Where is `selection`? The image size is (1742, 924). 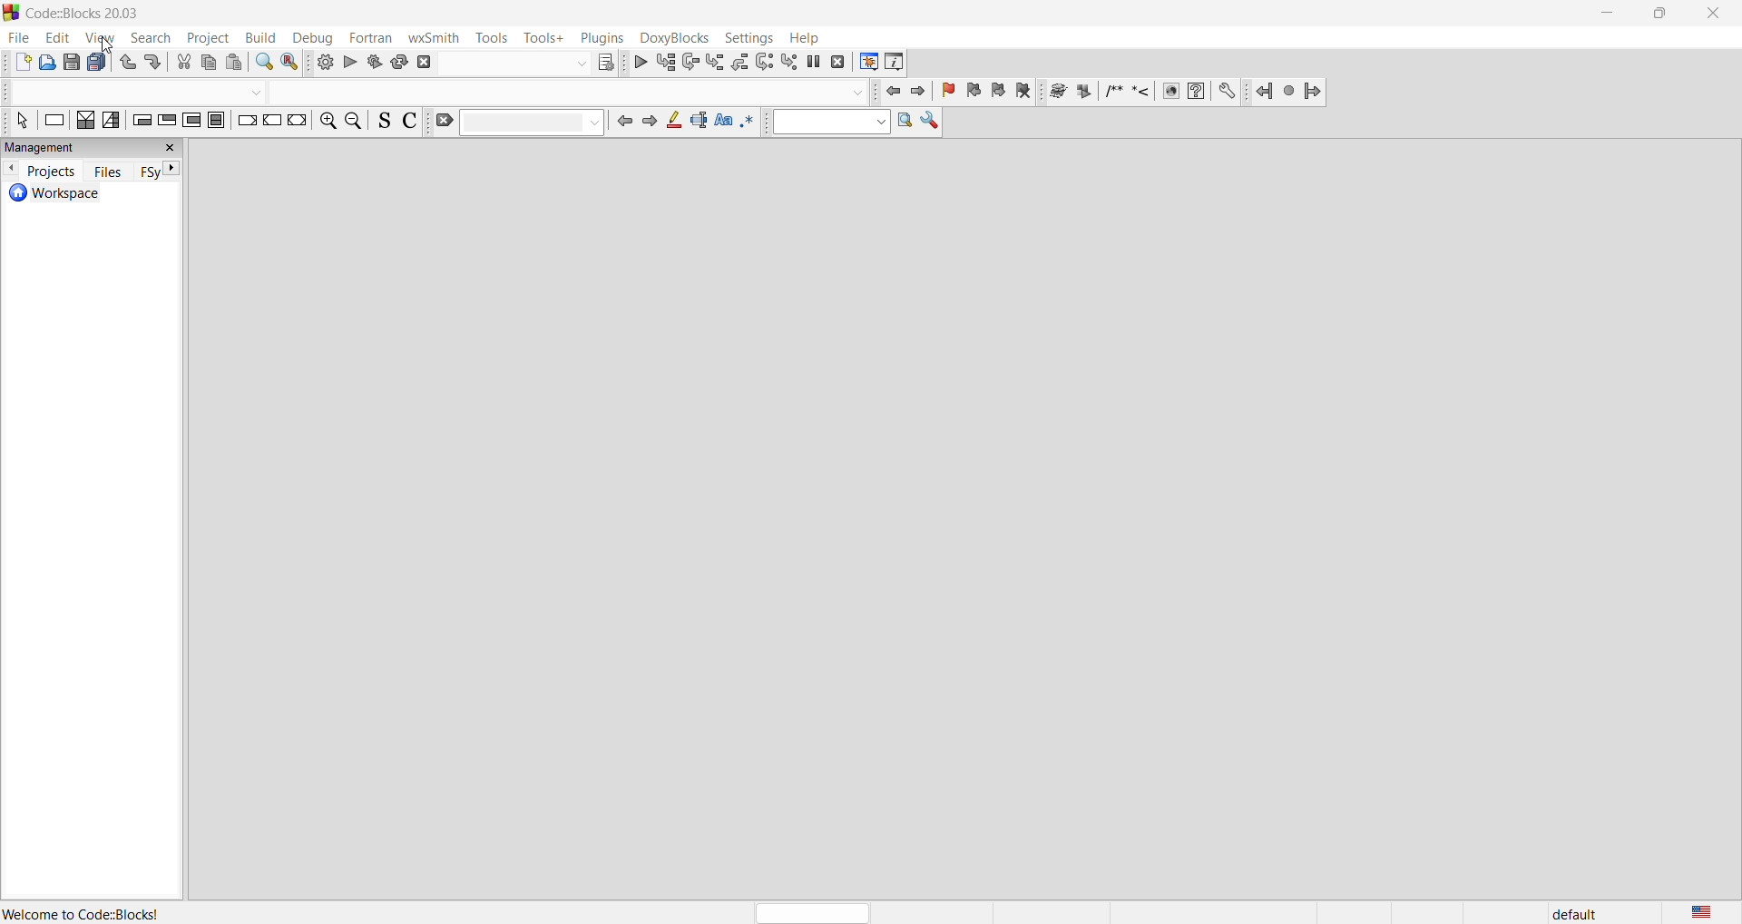 selection is located at coordinates (114, 123).